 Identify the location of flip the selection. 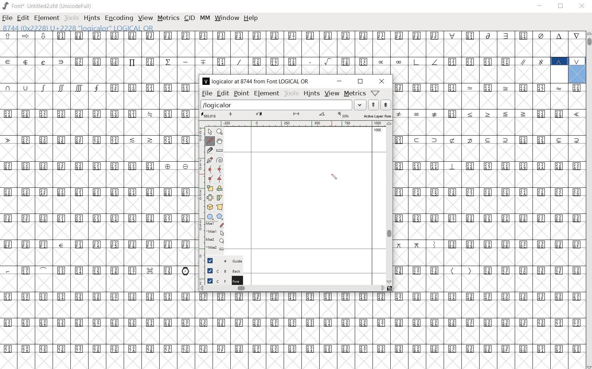
(220, 188).